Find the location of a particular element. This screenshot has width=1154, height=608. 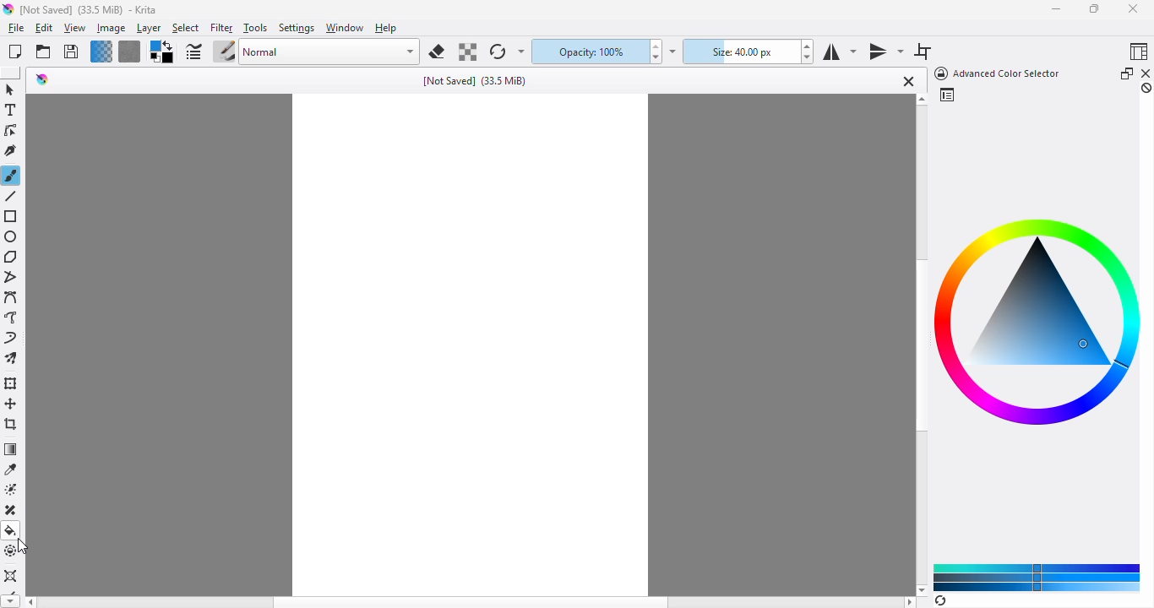

settings is located at coordinates (297, 29).